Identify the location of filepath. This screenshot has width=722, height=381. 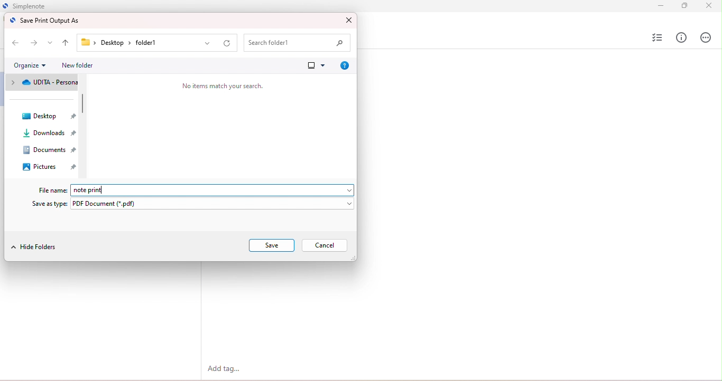
(124, 43).